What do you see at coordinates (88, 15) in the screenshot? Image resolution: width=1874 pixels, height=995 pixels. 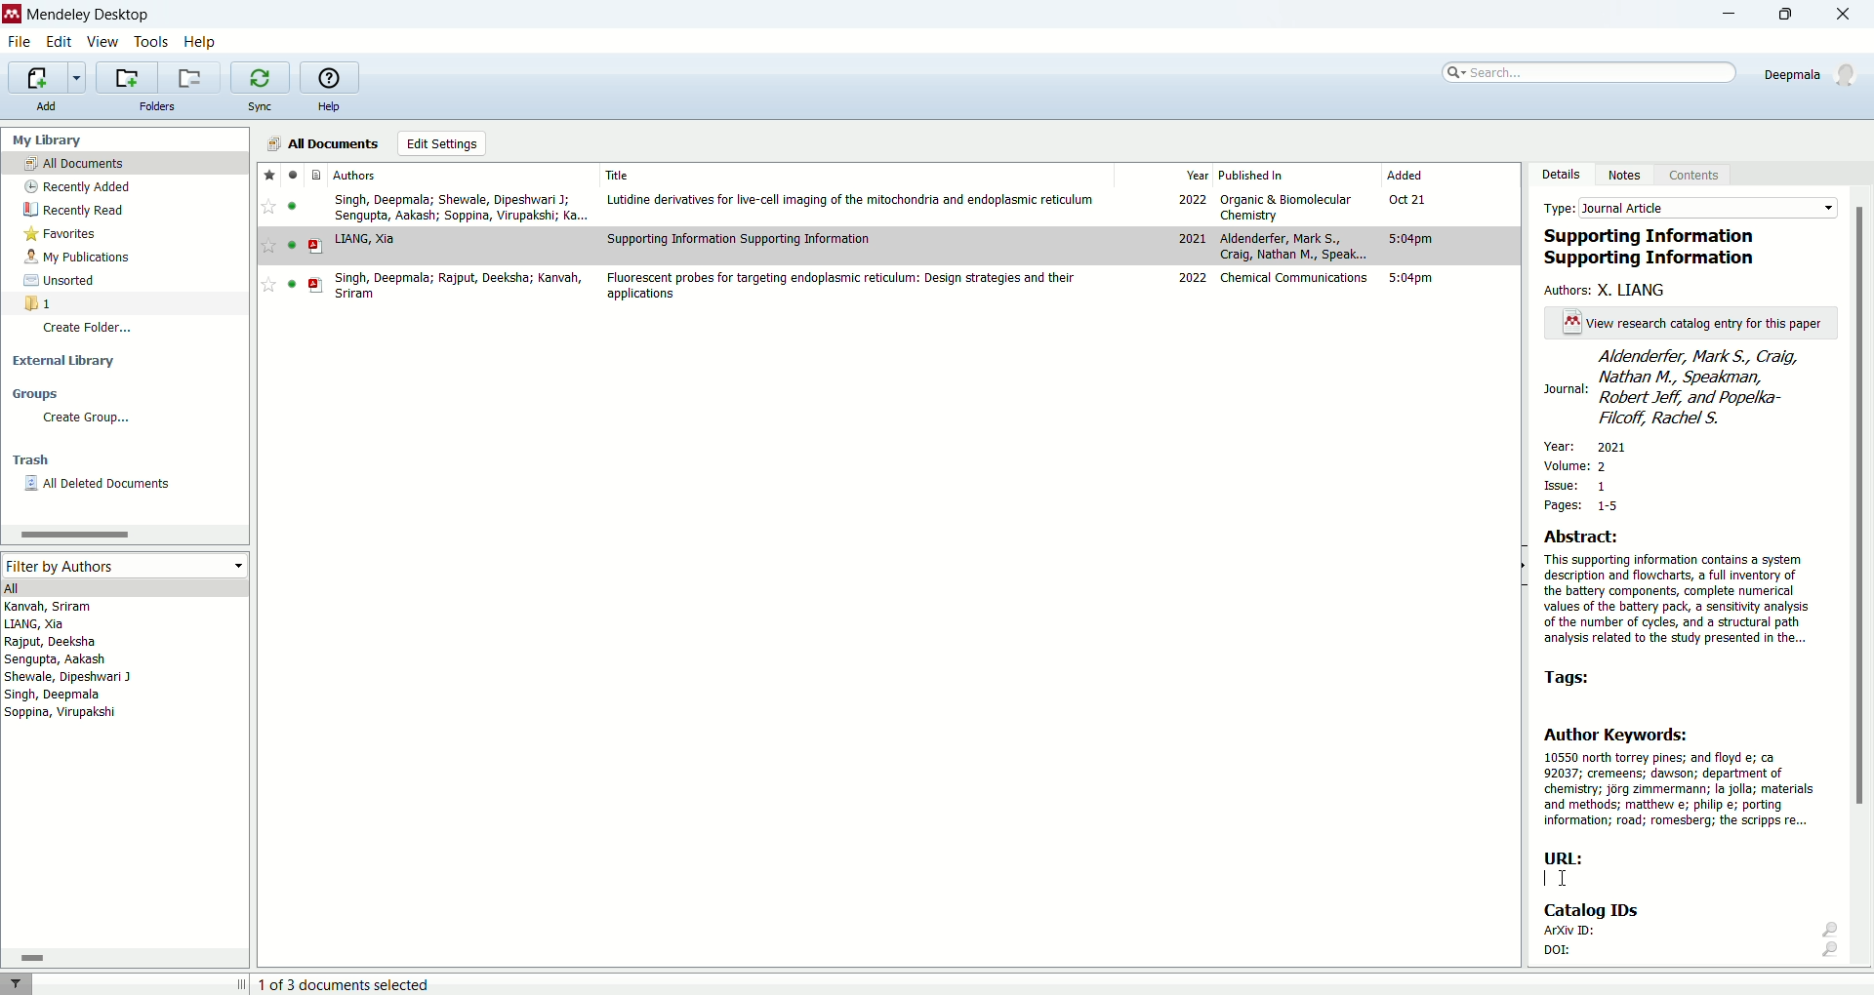 I see `mendeley desktop` at bounding box center [88, 15].